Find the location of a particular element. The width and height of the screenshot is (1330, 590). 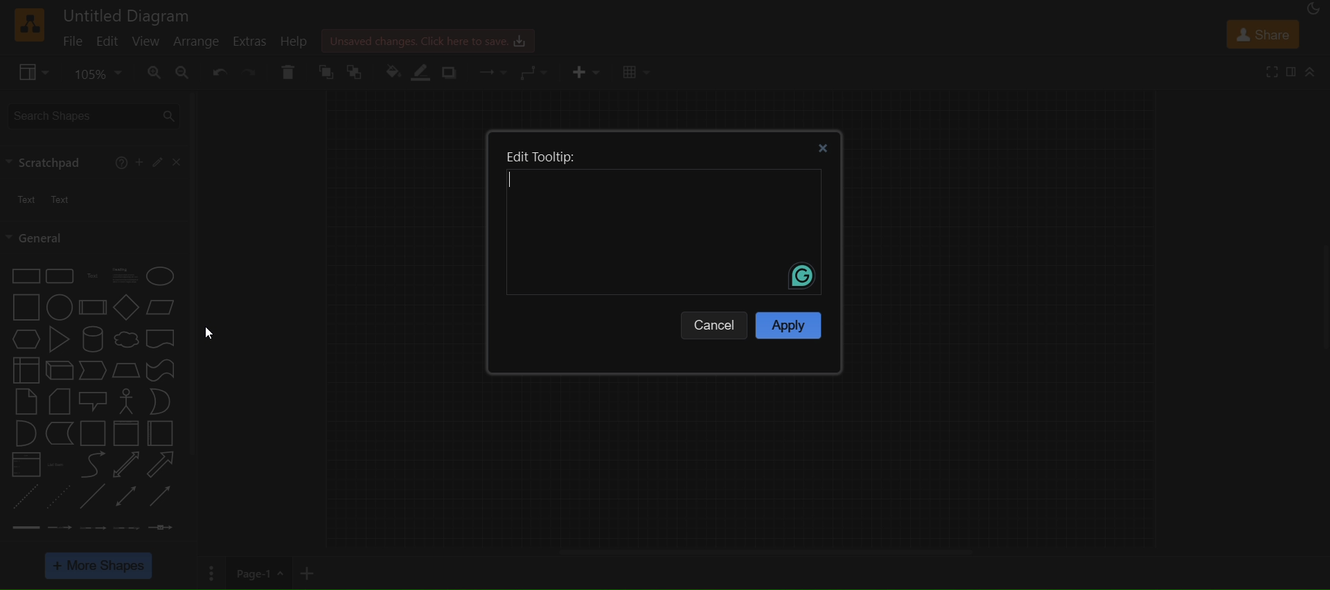

help is located at coordinates (121, 164).